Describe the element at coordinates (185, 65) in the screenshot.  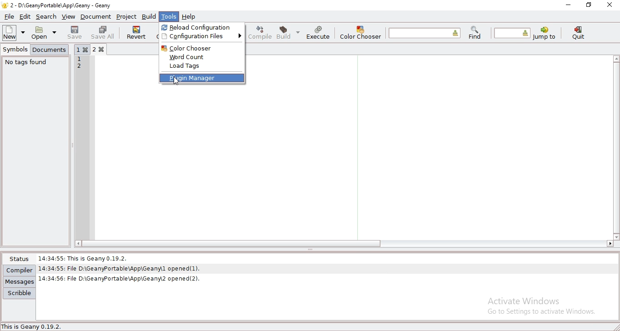
I see `load tags` at that location.